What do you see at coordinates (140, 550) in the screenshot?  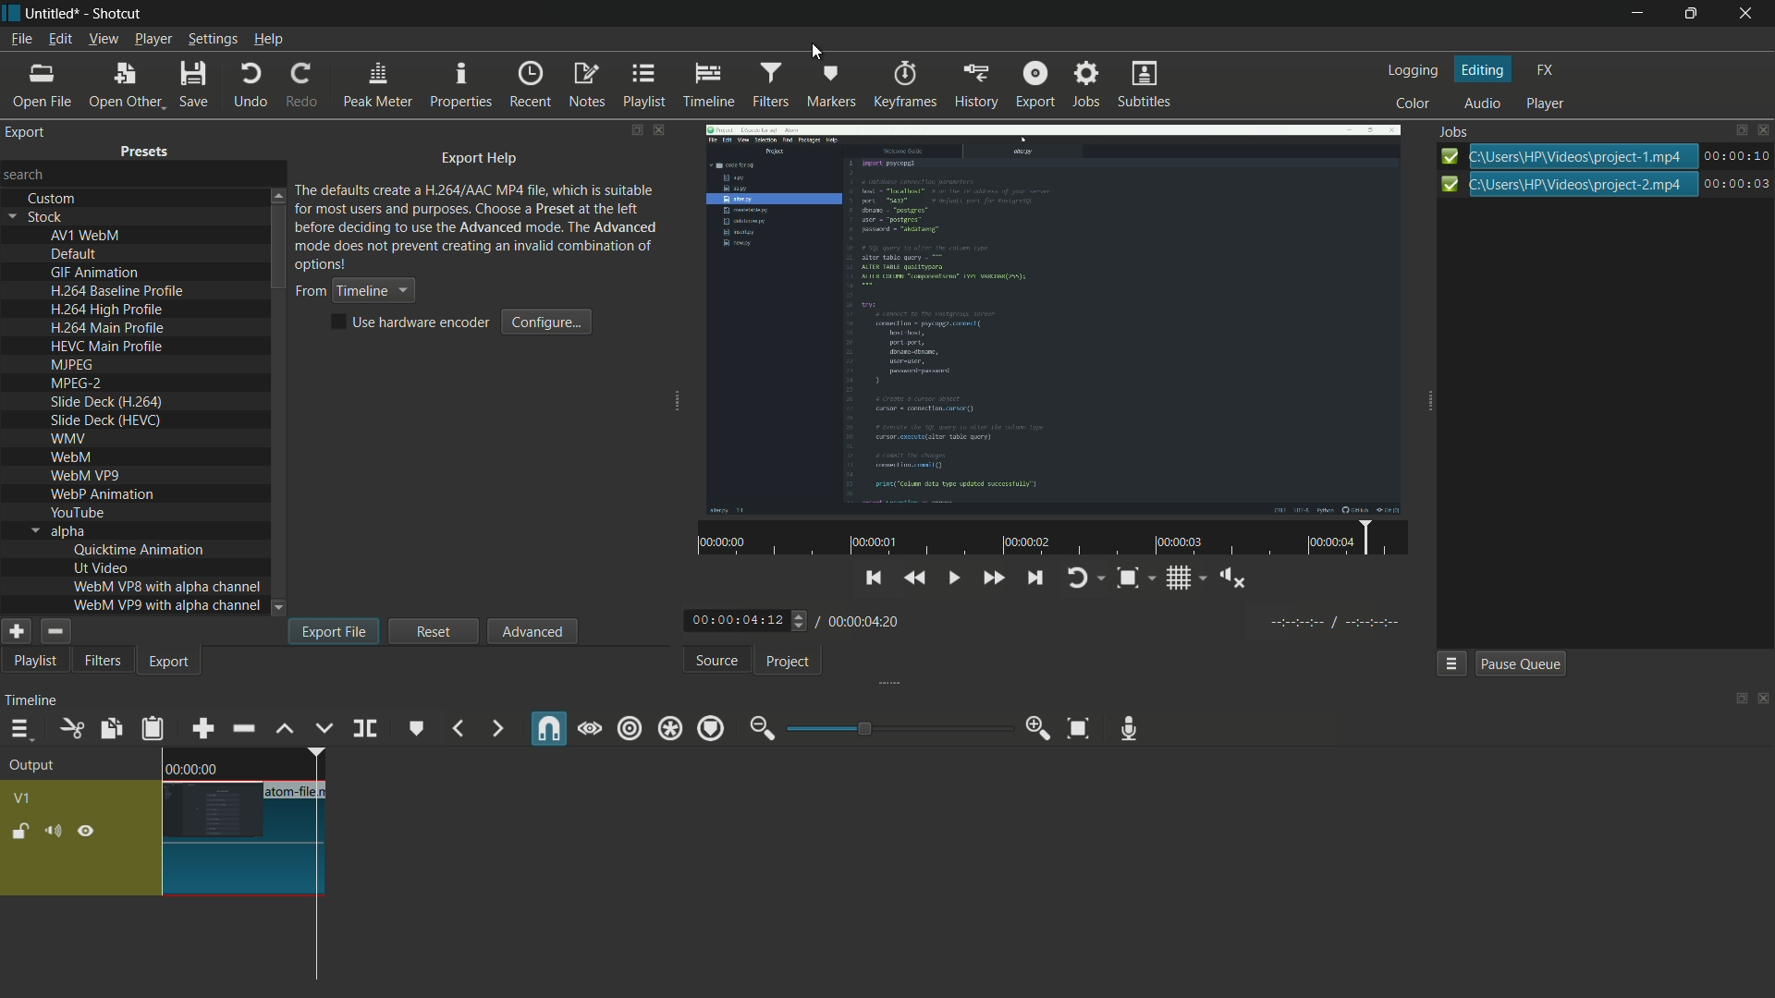 I see `quicktime animation` at bounding box center [140, 550].